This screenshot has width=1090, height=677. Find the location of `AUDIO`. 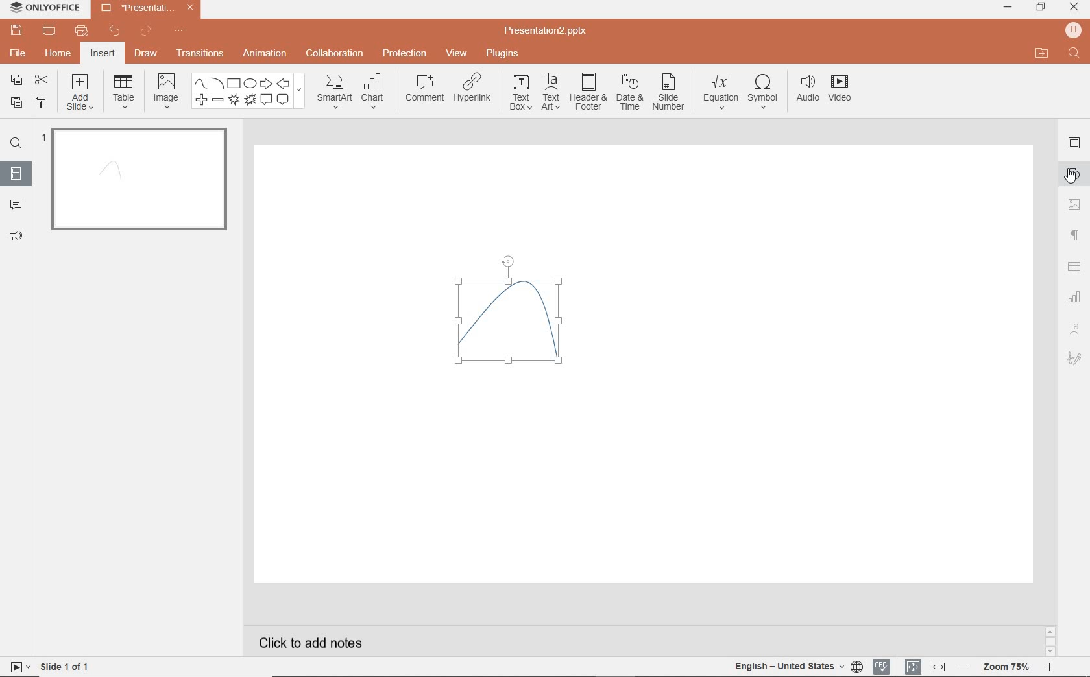

AUDIO is located at coordinates (808, 89).